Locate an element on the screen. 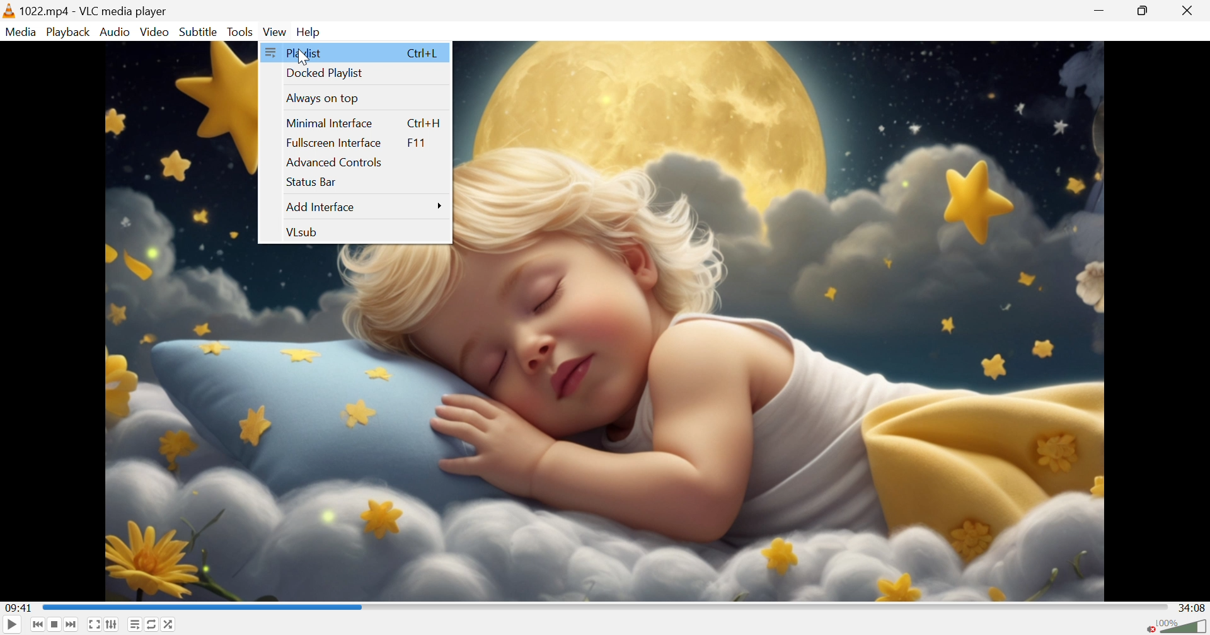 The height and width of the screenshot is (635, 1210). Restore down is located at coordinates (1144, 10).